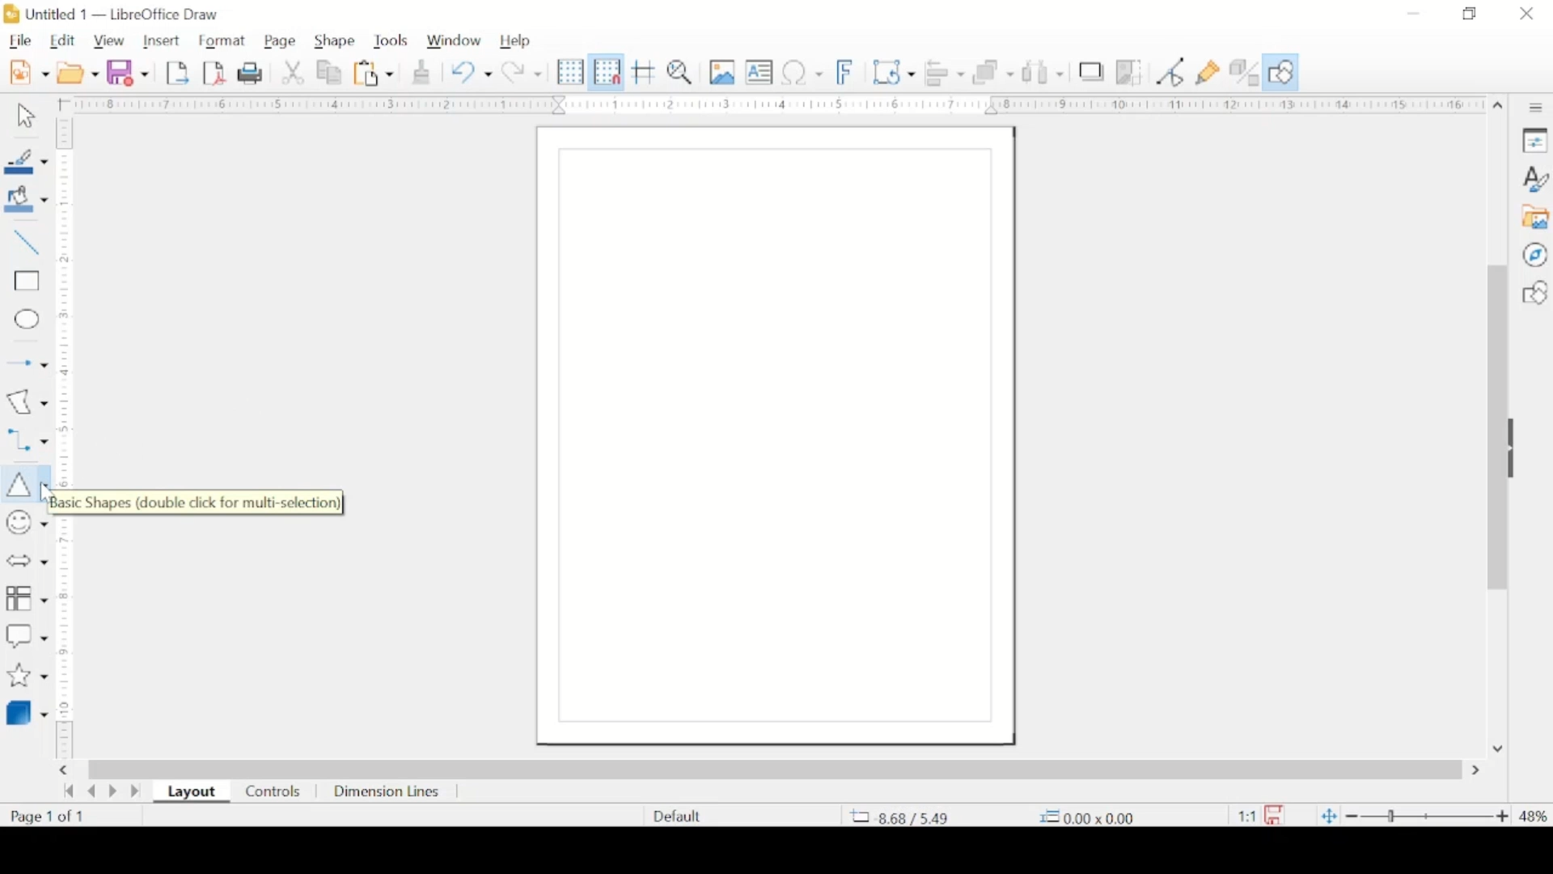  What do you see at coordinates (1536, 178) in the screenshot?
I see `styles` at bounding box center [1536, 178].